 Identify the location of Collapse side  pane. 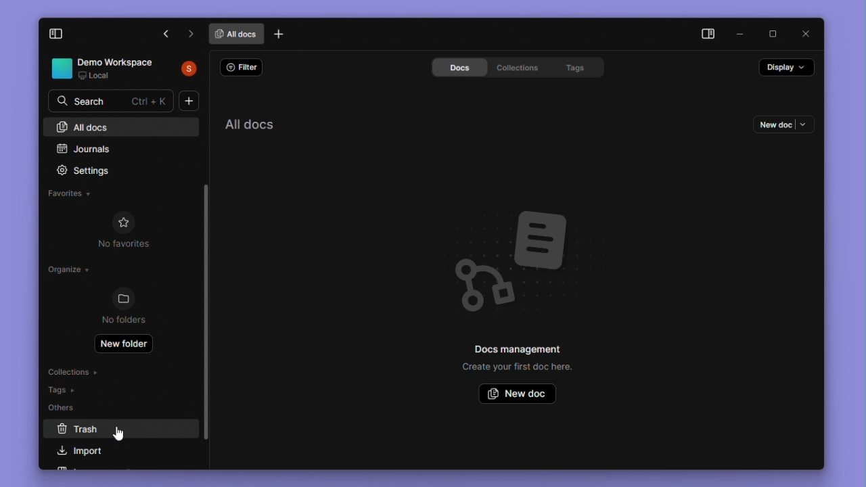
(55, 35).